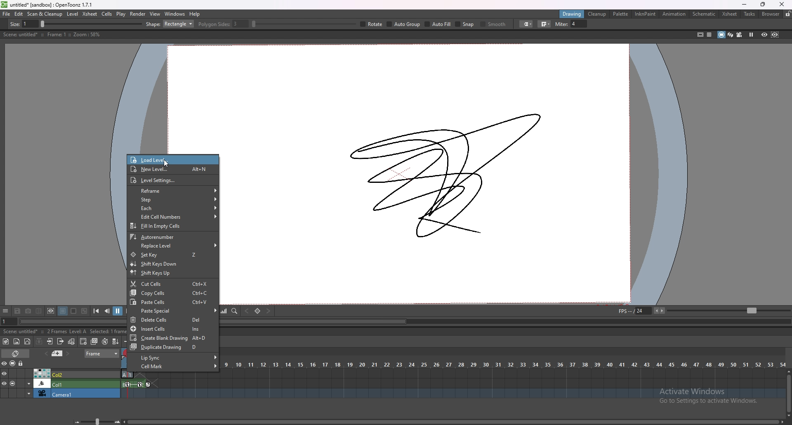  Describe the element at coordinates (19, 14) in the screenshot. I see `edit` at that location.